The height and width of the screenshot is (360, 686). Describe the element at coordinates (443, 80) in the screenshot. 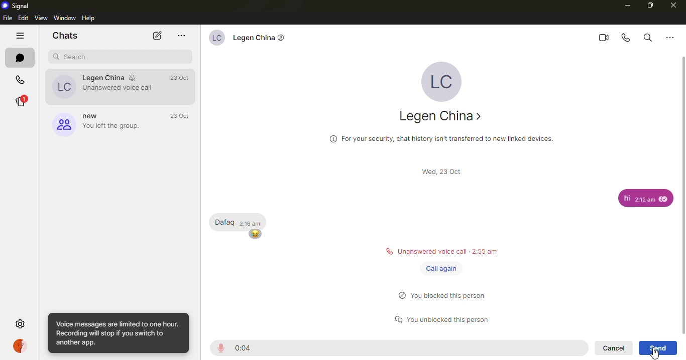

I see `profile pic` at that location.